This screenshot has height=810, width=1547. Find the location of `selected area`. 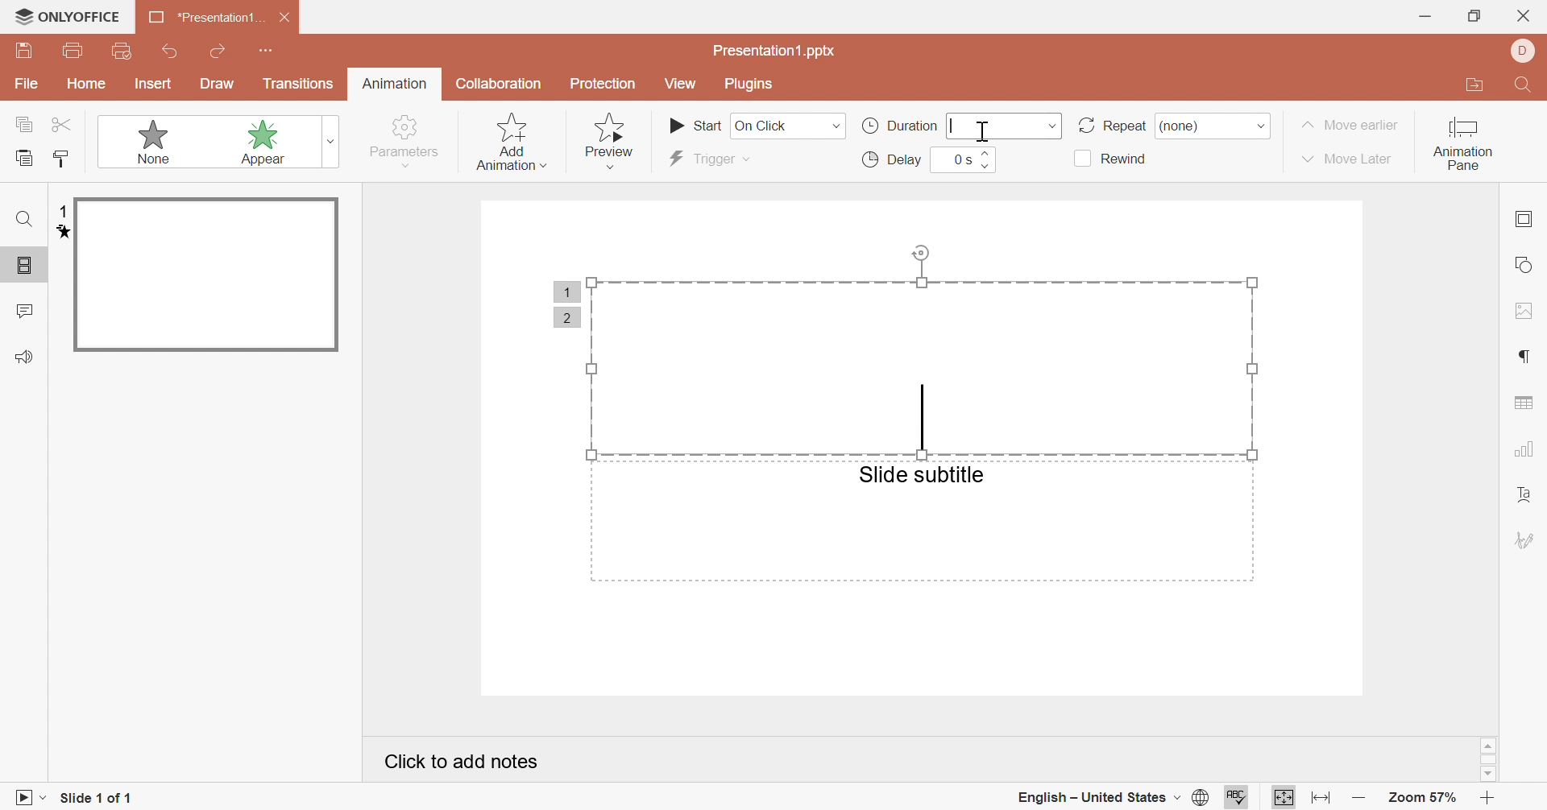

selected area is located at coordinates (927, 349).